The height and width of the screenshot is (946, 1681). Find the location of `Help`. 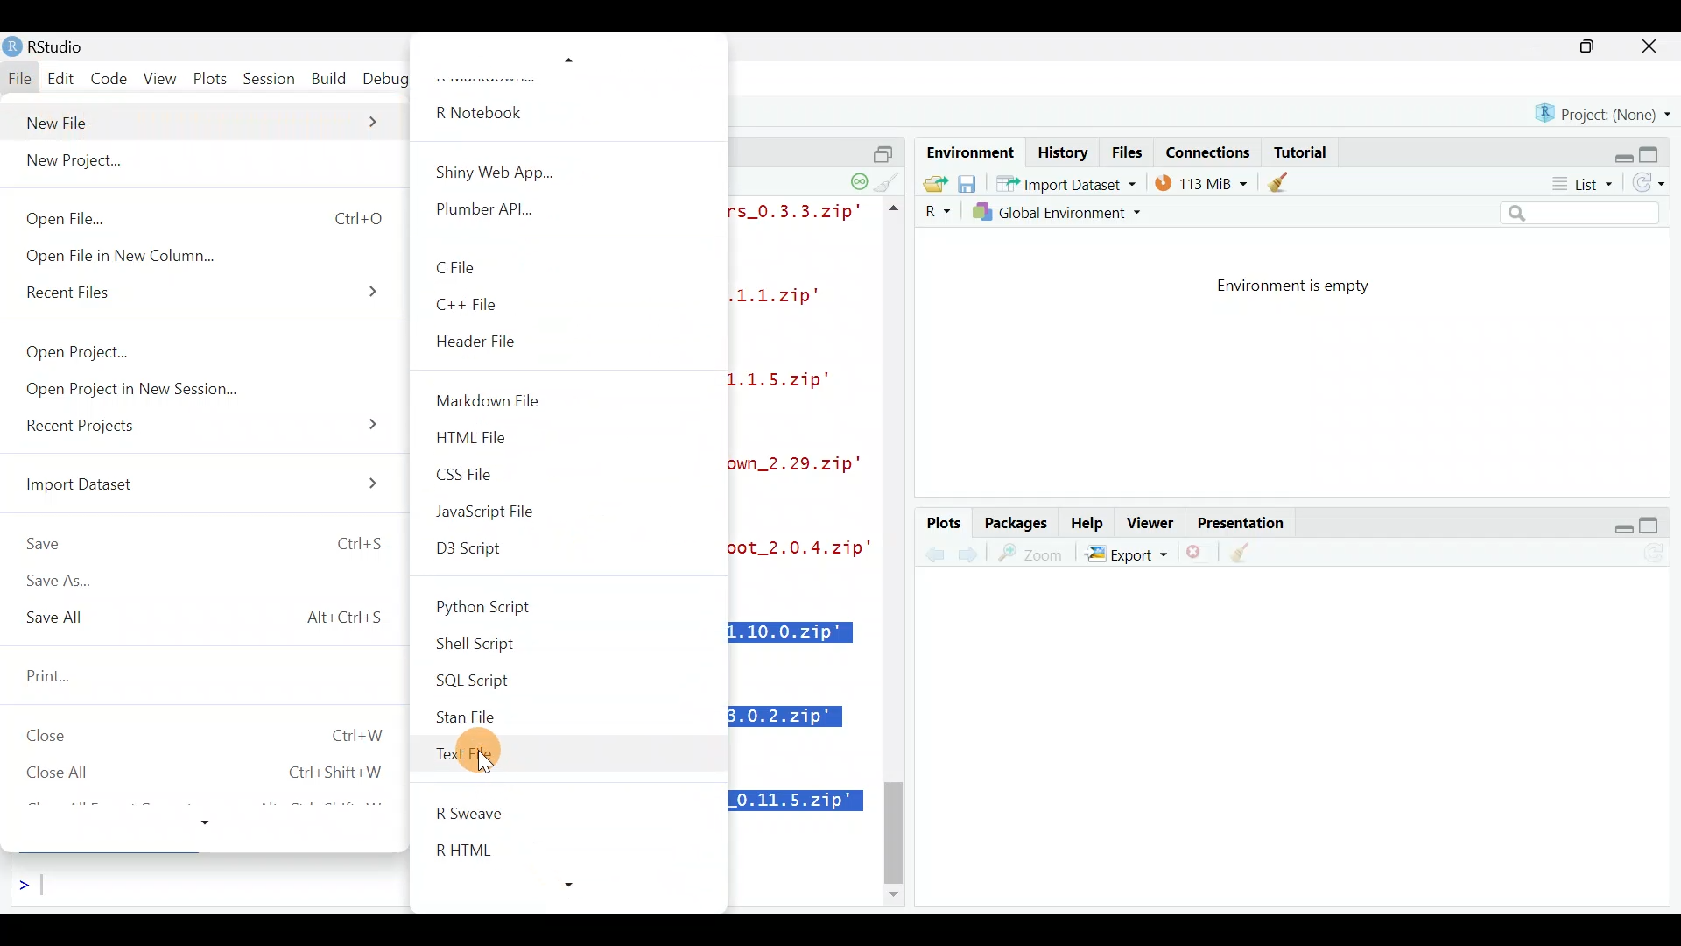

Help is located at coordinates (1088, 521).